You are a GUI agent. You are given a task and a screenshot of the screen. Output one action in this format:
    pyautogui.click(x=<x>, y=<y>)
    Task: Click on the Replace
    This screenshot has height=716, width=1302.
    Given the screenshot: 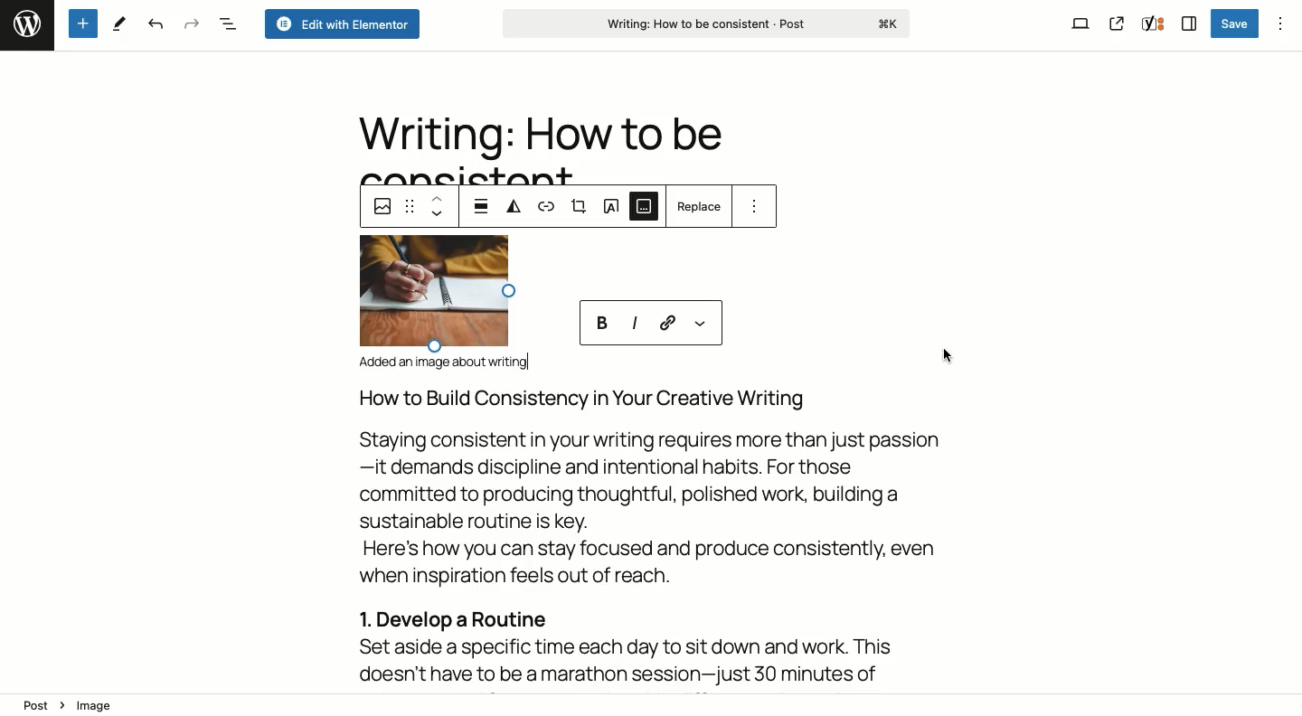 What is the action you would take?
    pyautogui.click(x=700, y=206)
    